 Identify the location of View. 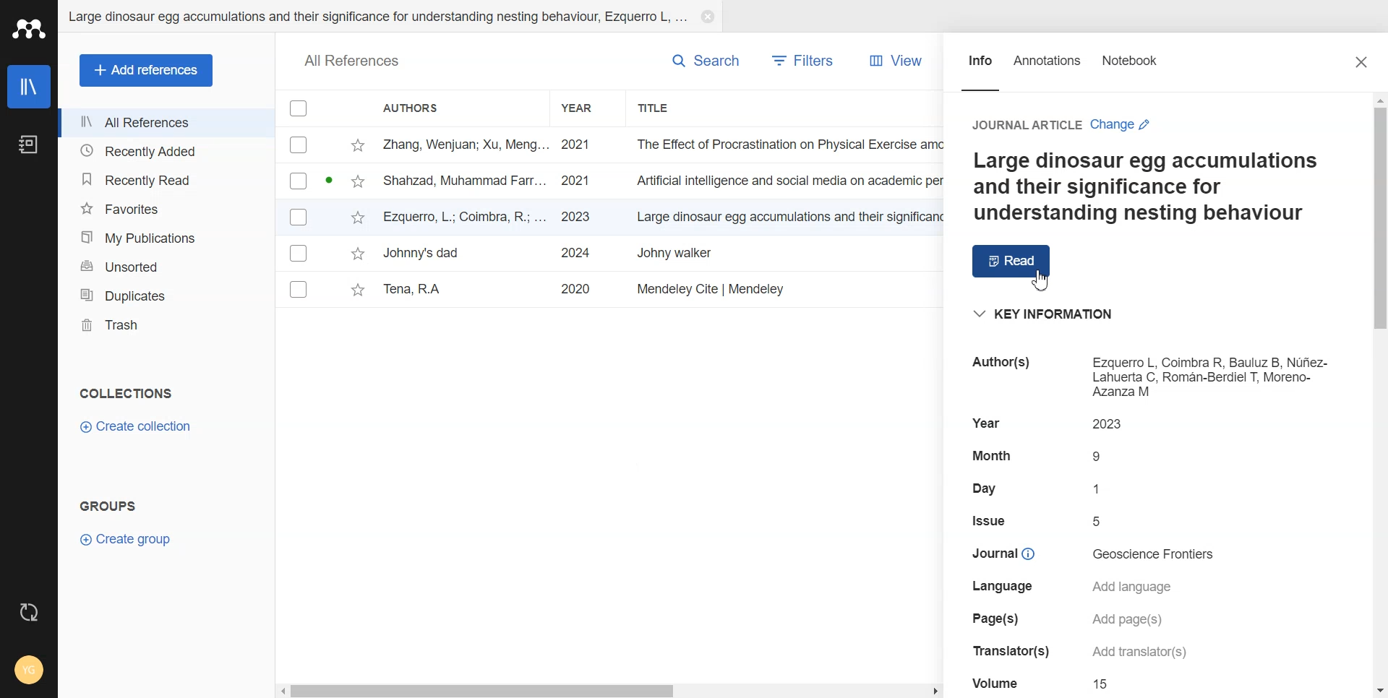
(896, 60).